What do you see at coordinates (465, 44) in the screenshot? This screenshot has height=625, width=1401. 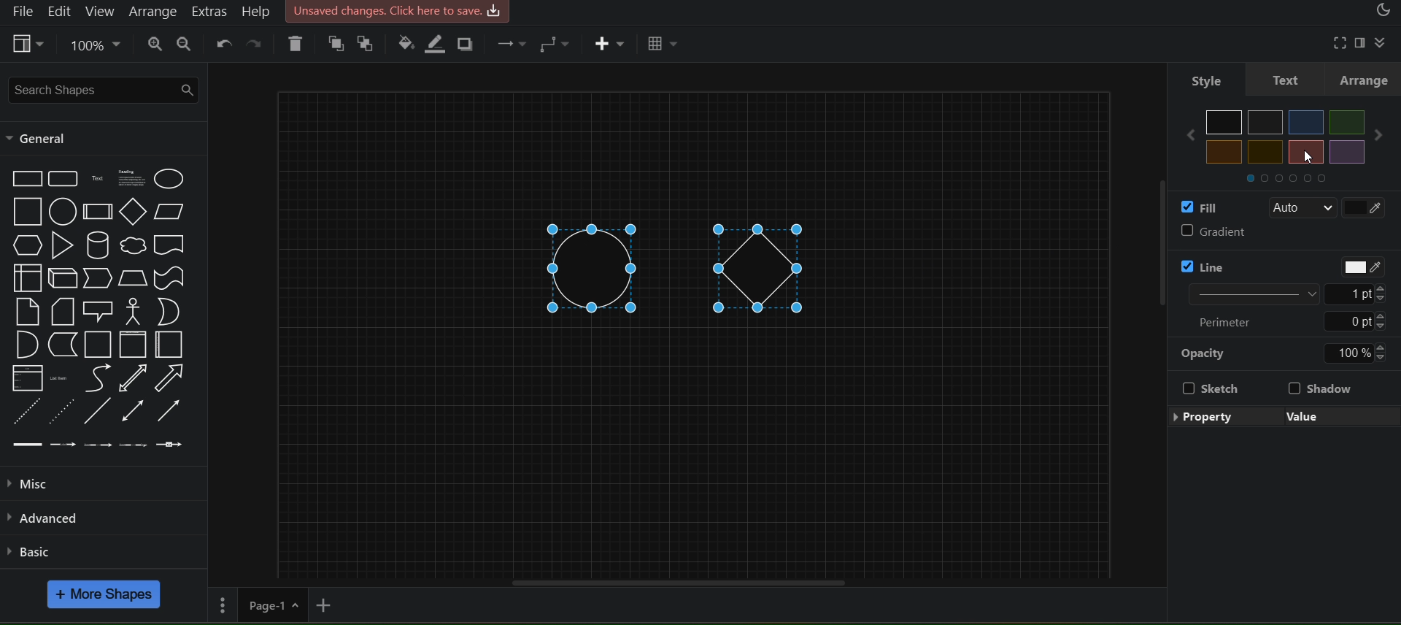 I see `shadow` at bounding box center [465, 44].